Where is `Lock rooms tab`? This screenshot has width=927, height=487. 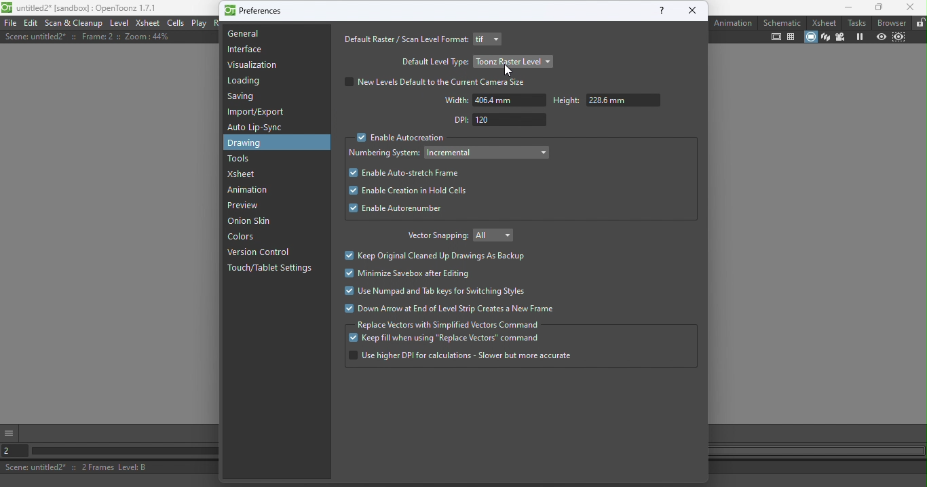 Lock rooms tab is located at coordinates (919, 23).